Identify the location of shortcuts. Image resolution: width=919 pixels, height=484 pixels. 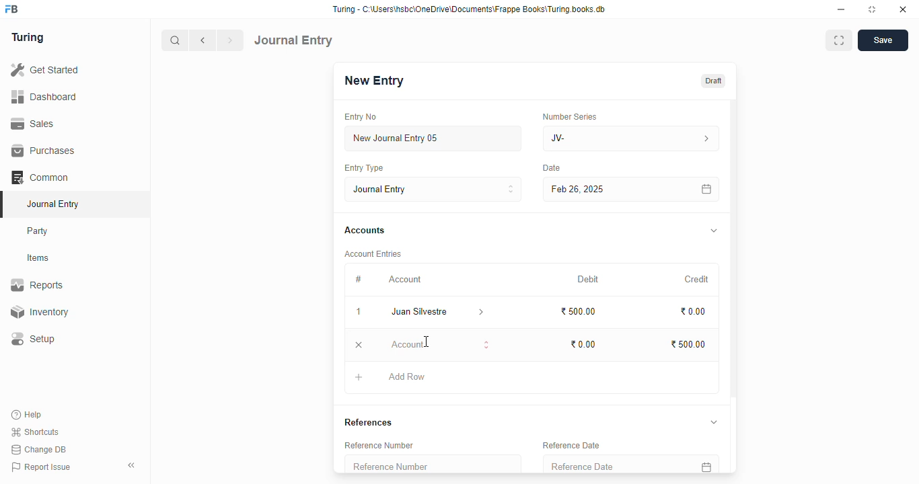
(35, 432).